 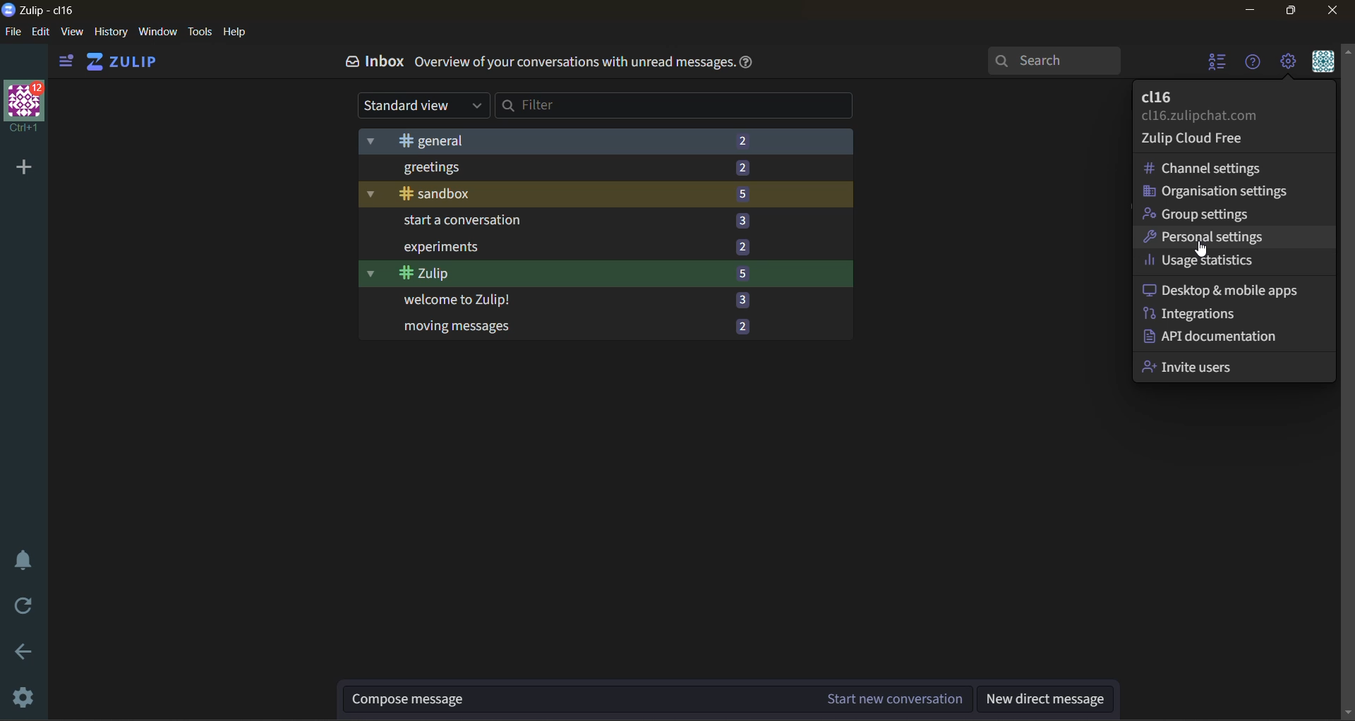 What do you see at coordinates (199, 32) in the screenshot?
I see `tools` at bounding box center [199, 32].